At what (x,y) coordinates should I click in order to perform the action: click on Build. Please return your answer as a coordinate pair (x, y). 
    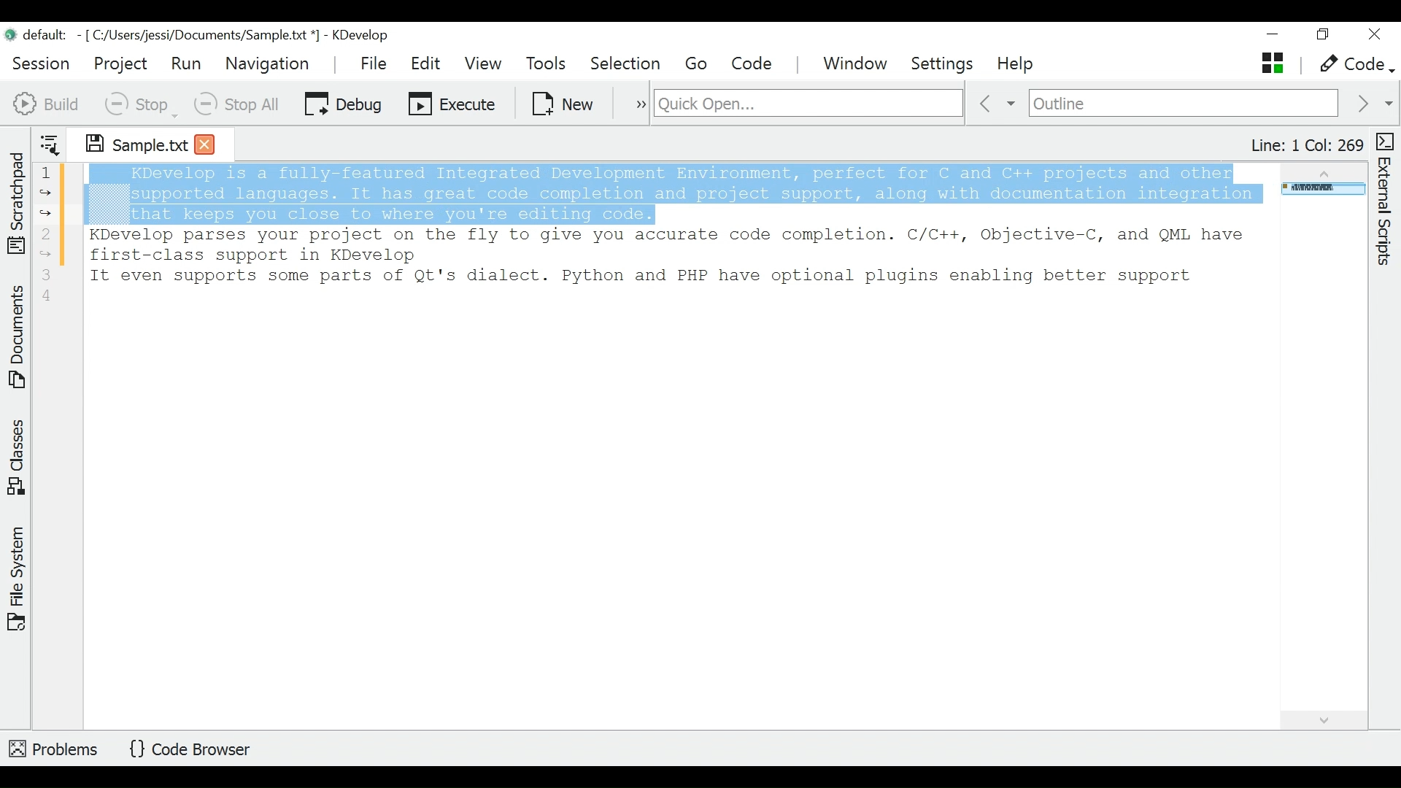
    Looking at the image, I should click on (47, 102).